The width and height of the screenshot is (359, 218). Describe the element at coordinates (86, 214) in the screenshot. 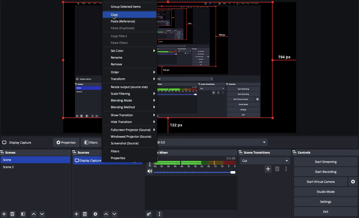

I see `delete` at that location.